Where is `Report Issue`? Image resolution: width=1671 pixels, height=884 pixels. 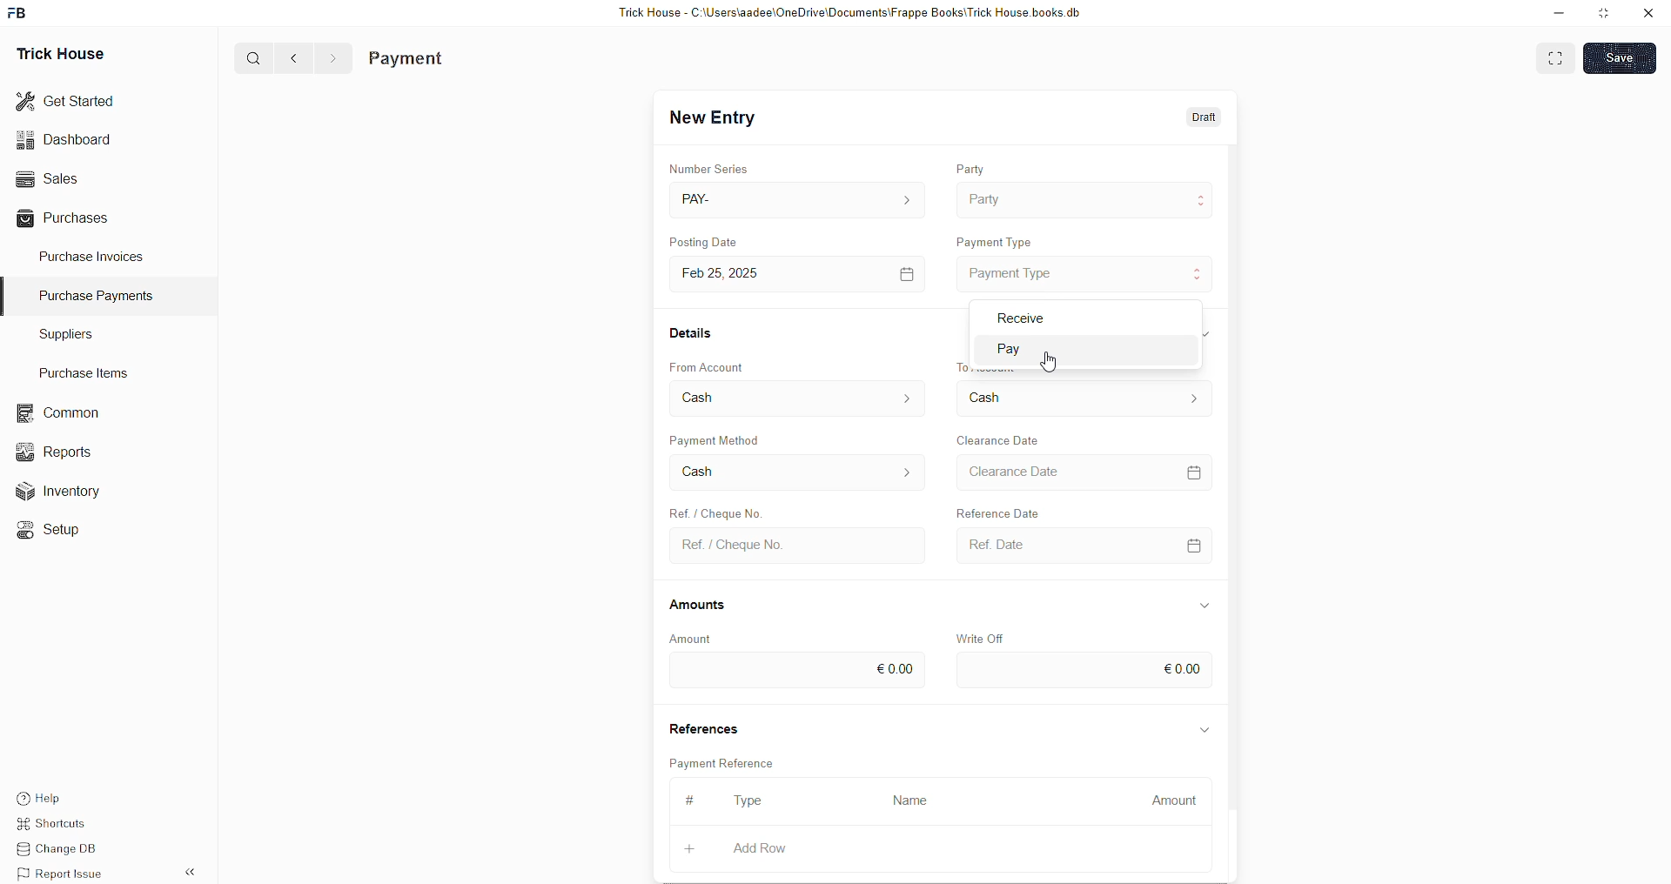
Report Issue is located at coordinates (65, 874).